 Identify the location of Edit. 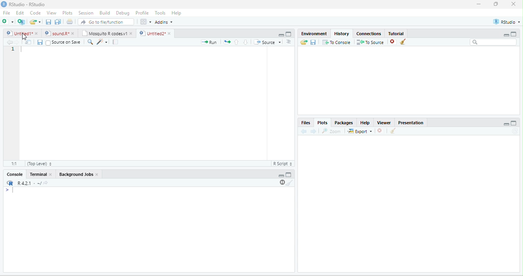
(20, 12).